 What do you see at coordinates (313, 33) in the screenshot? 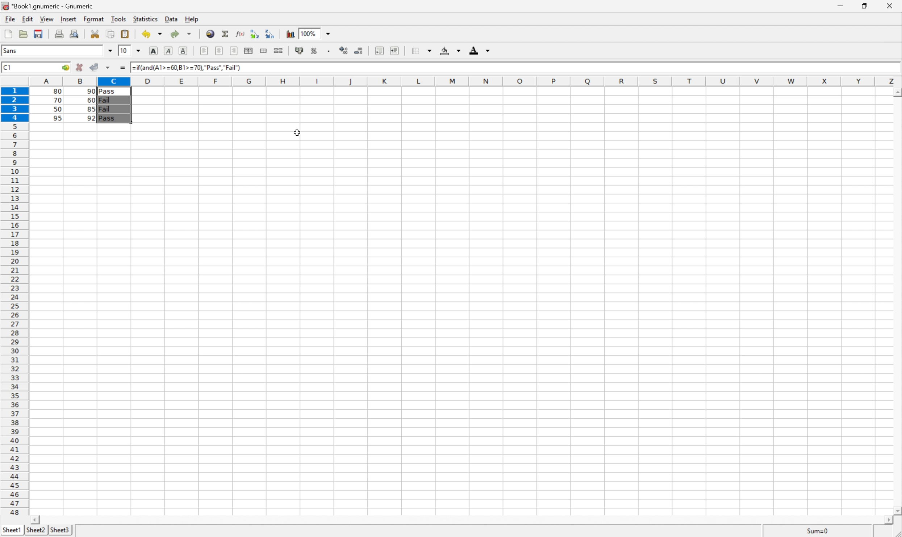
I see `100%` at bounding box center [313, 33].